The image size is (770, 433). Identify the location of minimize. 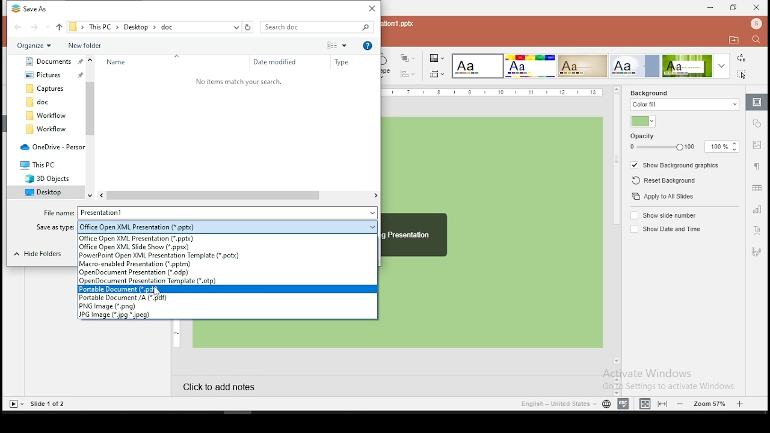
(709, 7).